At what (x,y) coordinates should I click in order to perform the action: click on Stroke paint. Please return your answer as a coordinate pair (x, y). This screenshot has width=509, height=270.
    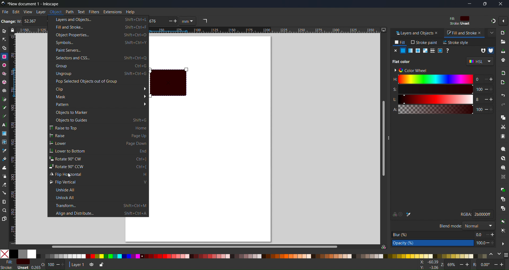
    Looking at the image, I should click on (424, 42).